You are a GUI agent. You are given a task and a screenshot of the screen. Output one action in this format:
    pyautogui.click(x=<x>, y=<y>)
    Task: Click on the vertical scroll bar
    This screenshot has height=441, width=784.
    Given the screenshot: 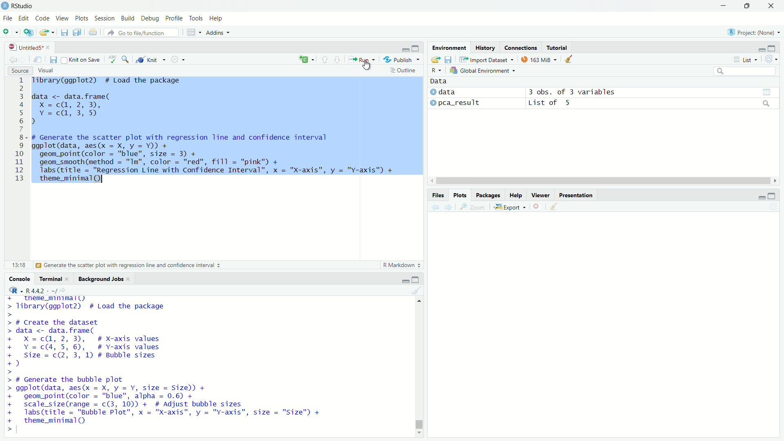 What is the action you would take?
    pyautogui.click(x=419, y=366)
    